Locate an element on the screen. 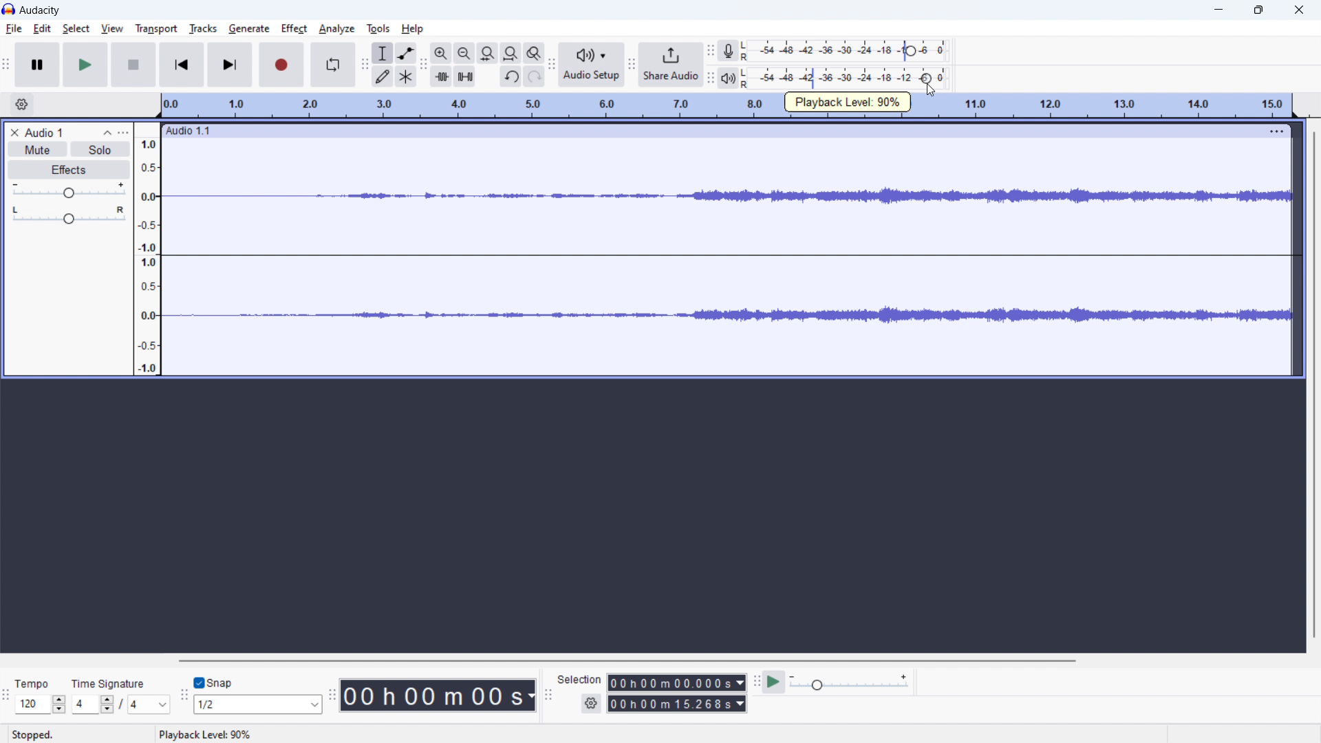 The width and height of the screenshot is (1321, 743). toggle zoom is located at coordinates (533, 52).